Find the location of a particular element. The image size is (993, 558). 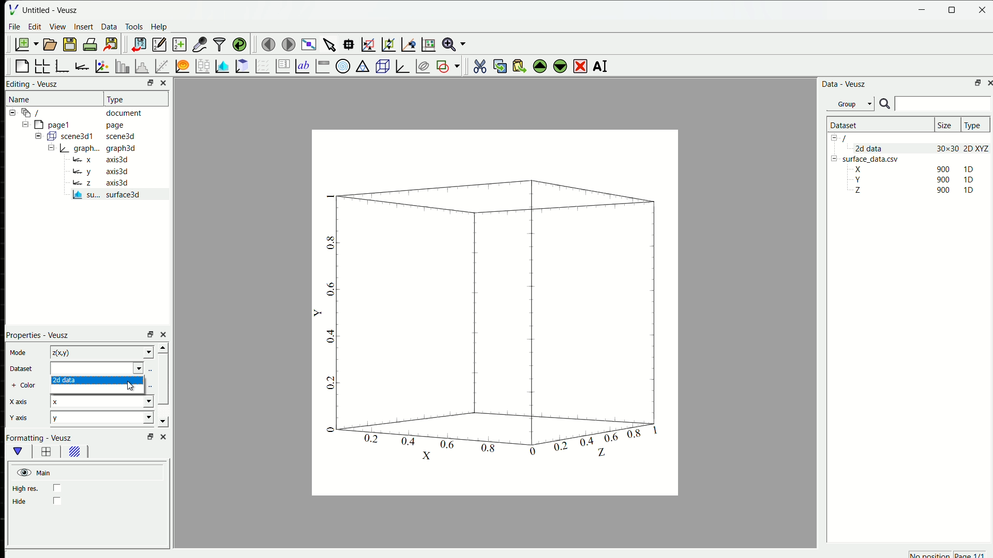

view plot full screen is located at coordinates (309, 44).